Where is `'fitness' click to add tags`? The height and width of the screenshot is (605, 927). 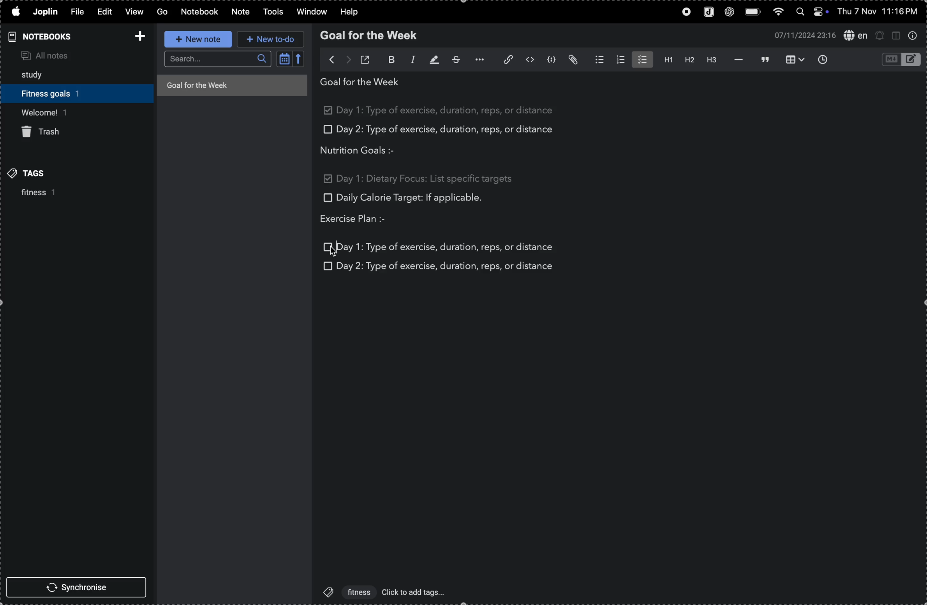 'fitness' click to add tags is located at coordinates (381, 591).